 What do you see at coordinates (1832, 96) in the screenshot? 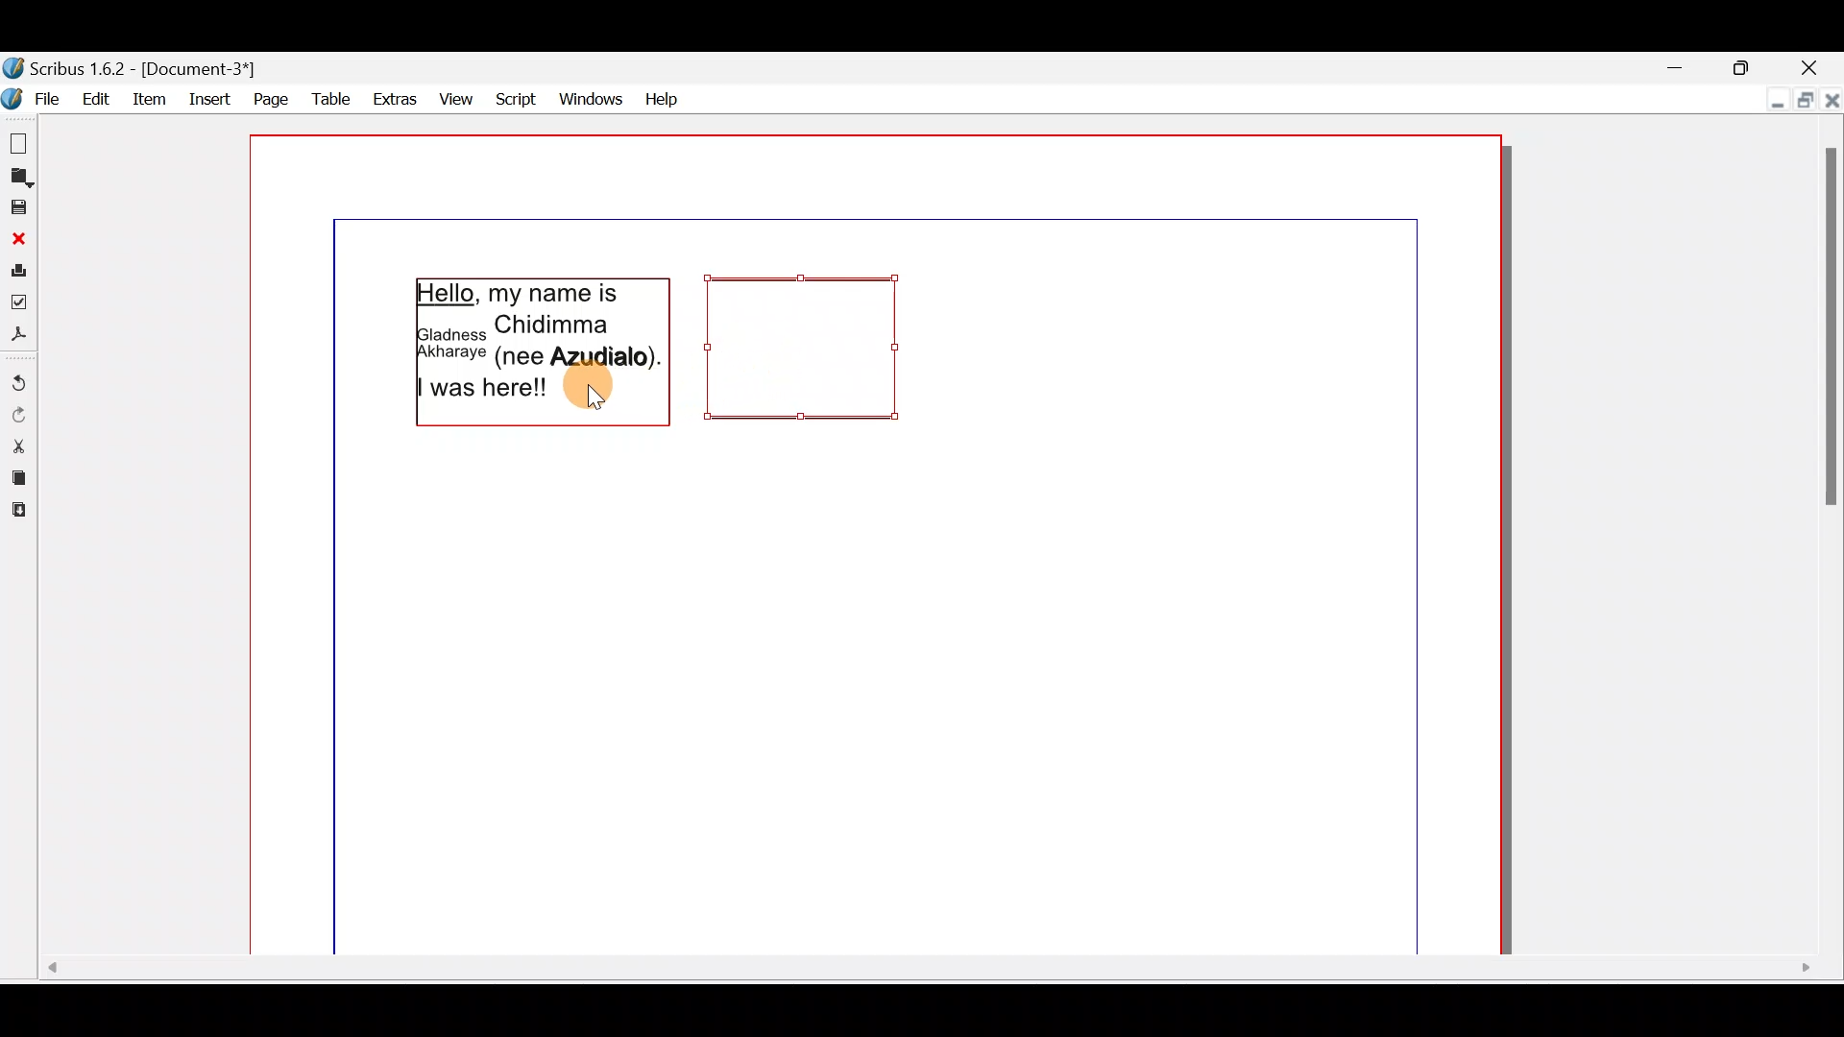
I see `Close` at bounding box center [1832, 96].